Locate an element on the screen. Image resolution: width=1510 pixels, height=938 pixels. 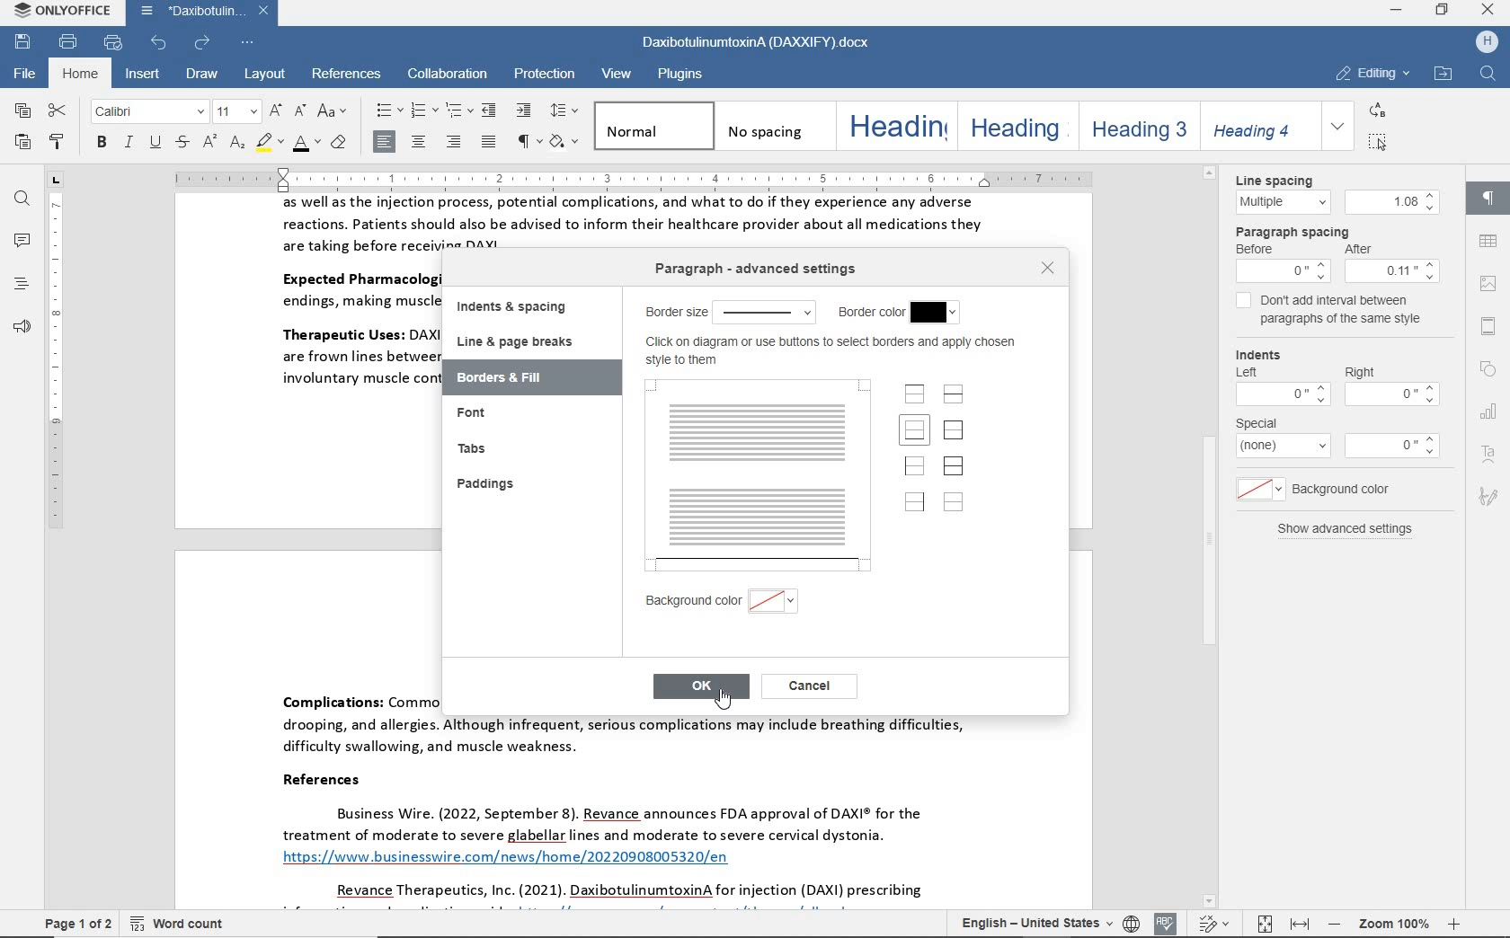
bold is located at coordinates (101, 144).